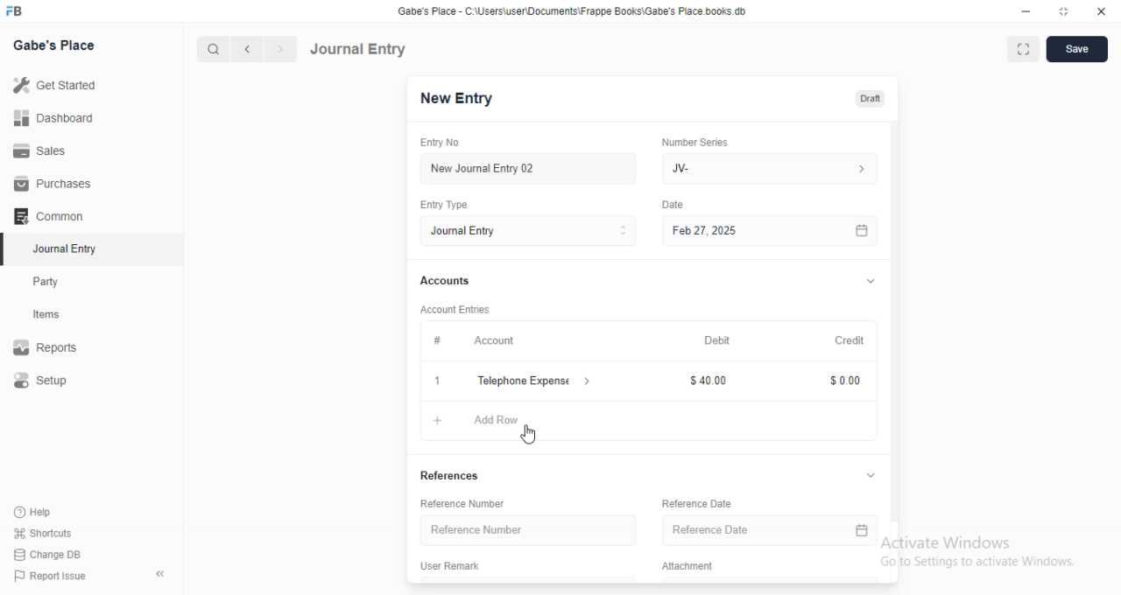  Describe the element at coordinates (47, 282) in the screenshot. I see `Party` at that location.